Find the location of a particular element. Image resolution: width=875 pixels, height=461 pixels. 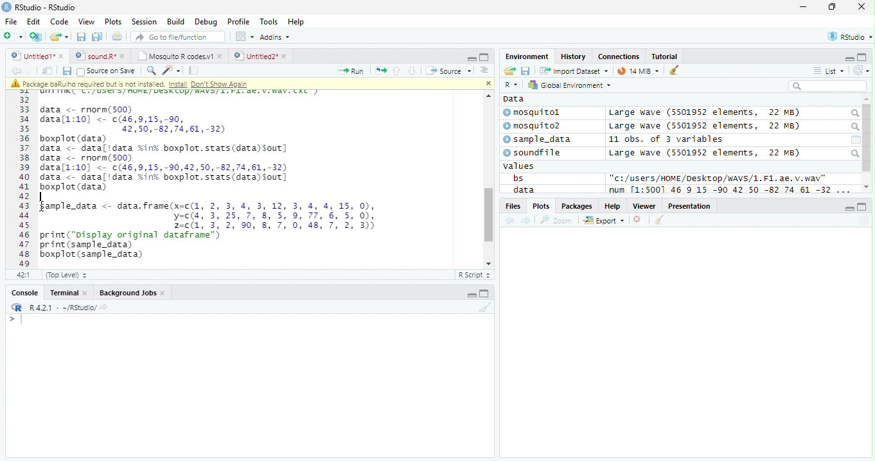

Files is located at coordinates (512, 206).